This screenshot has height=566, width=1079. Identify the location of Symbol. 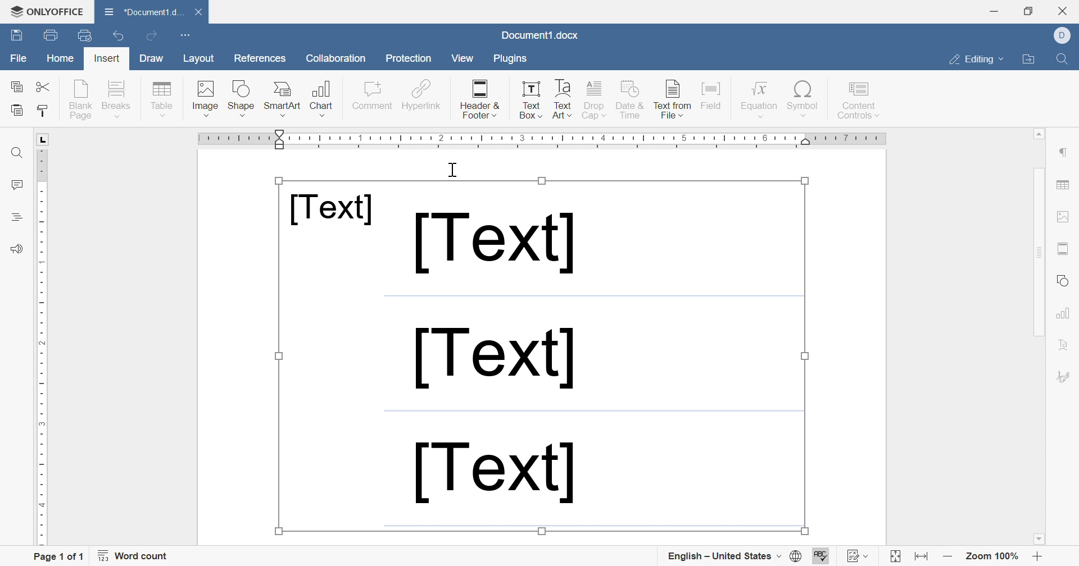
(804, 100).